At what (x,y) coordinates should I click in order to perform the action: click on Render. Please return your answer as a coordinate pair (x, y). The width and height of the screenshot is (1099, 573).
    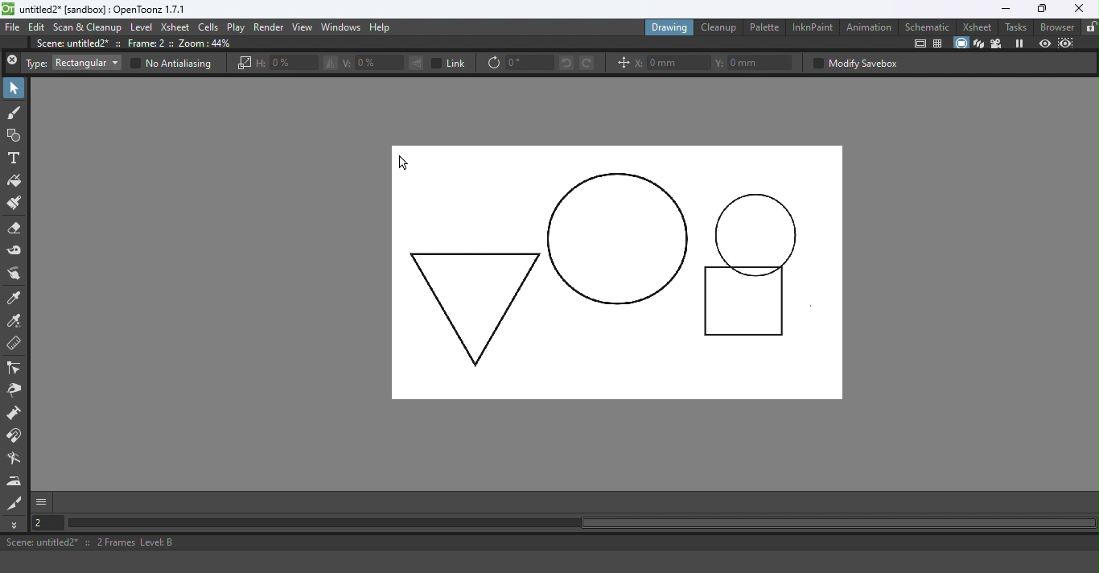
    Looking at the image, I should click on (270, 27).